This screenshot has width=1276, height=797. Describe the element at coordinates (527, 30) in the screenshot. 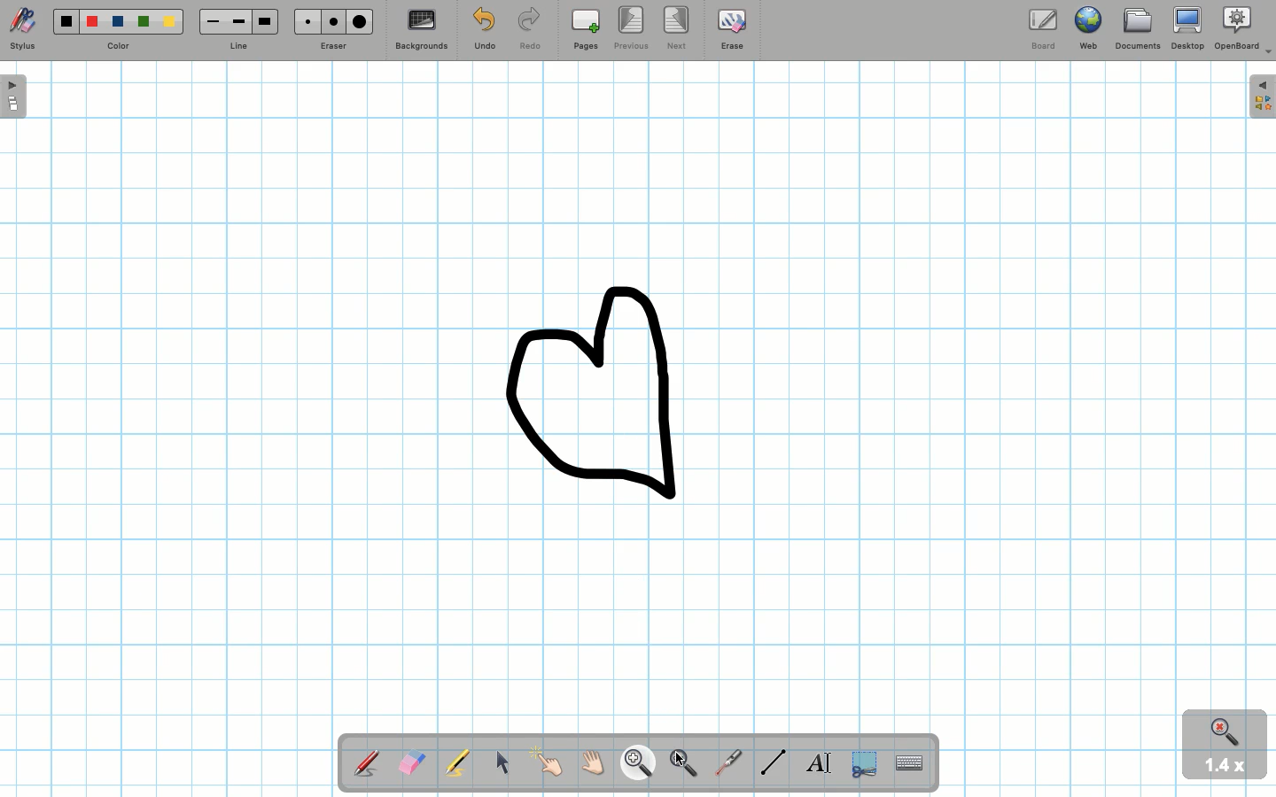

I see `Redo` at that location.